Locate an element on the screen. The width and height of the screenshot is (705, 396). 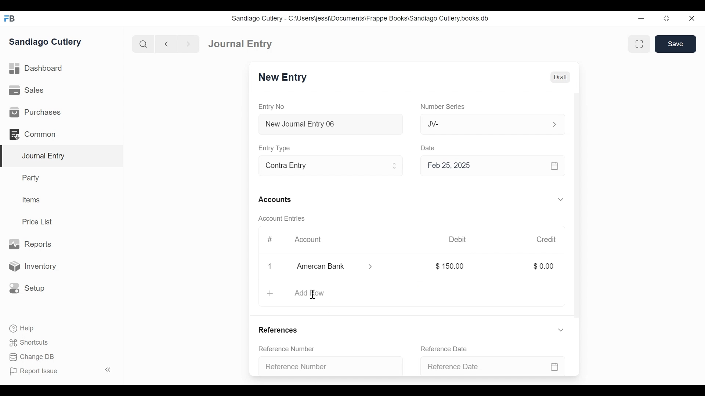
Date is located at coordinates (428, 147).